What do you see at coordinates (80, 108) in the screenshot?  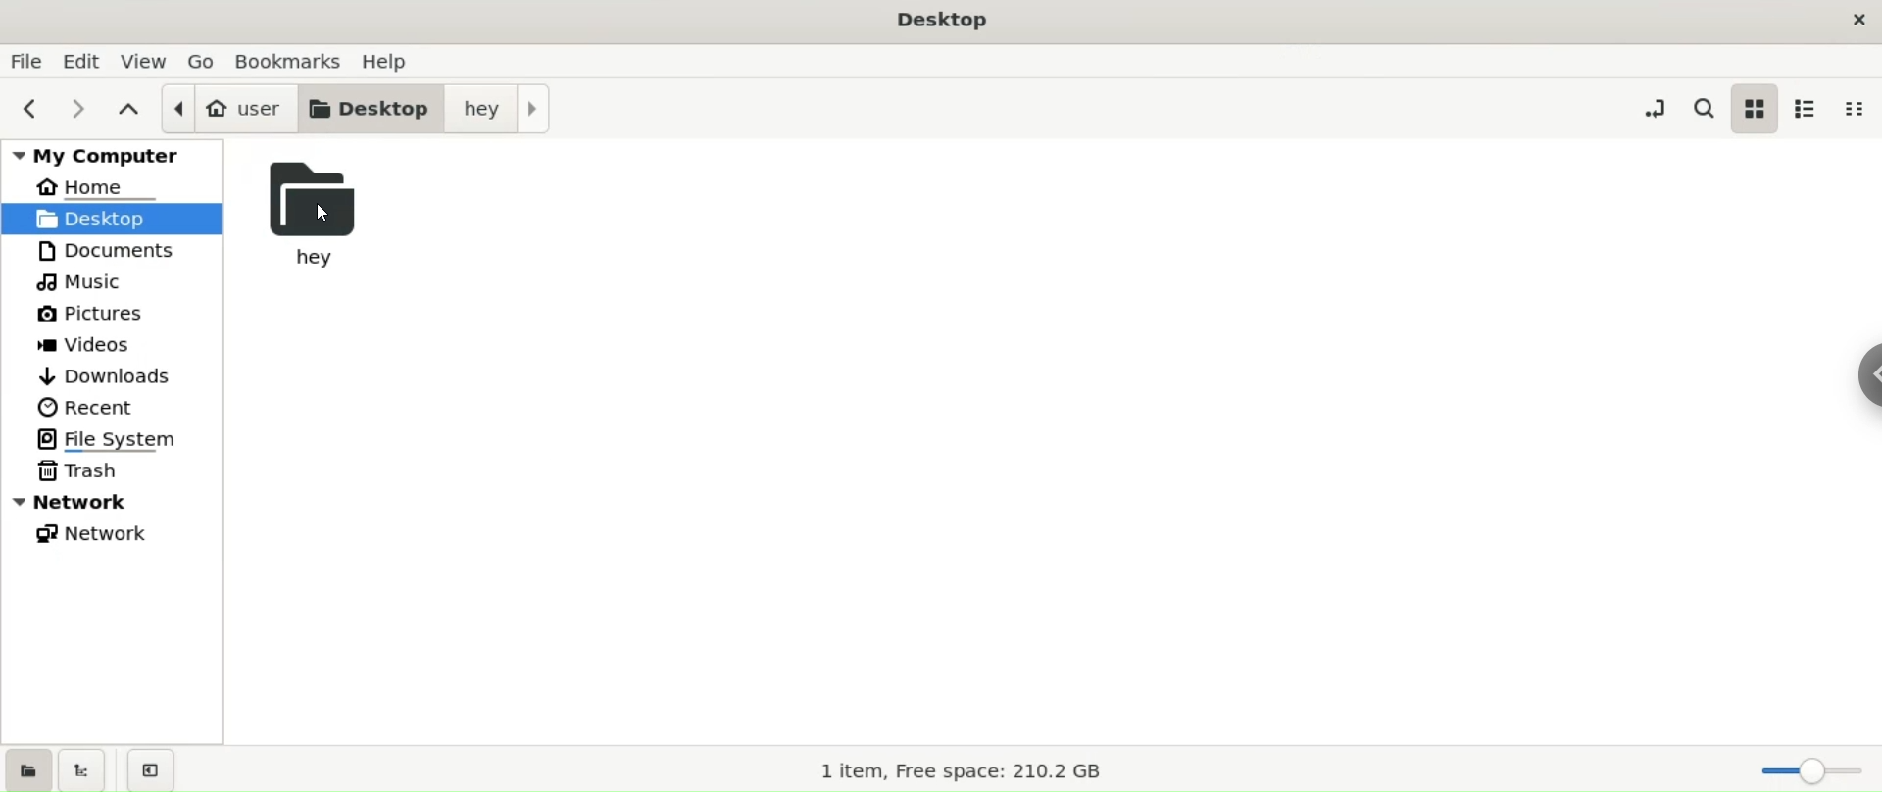 I see `next` at bounding box center [80, 108].